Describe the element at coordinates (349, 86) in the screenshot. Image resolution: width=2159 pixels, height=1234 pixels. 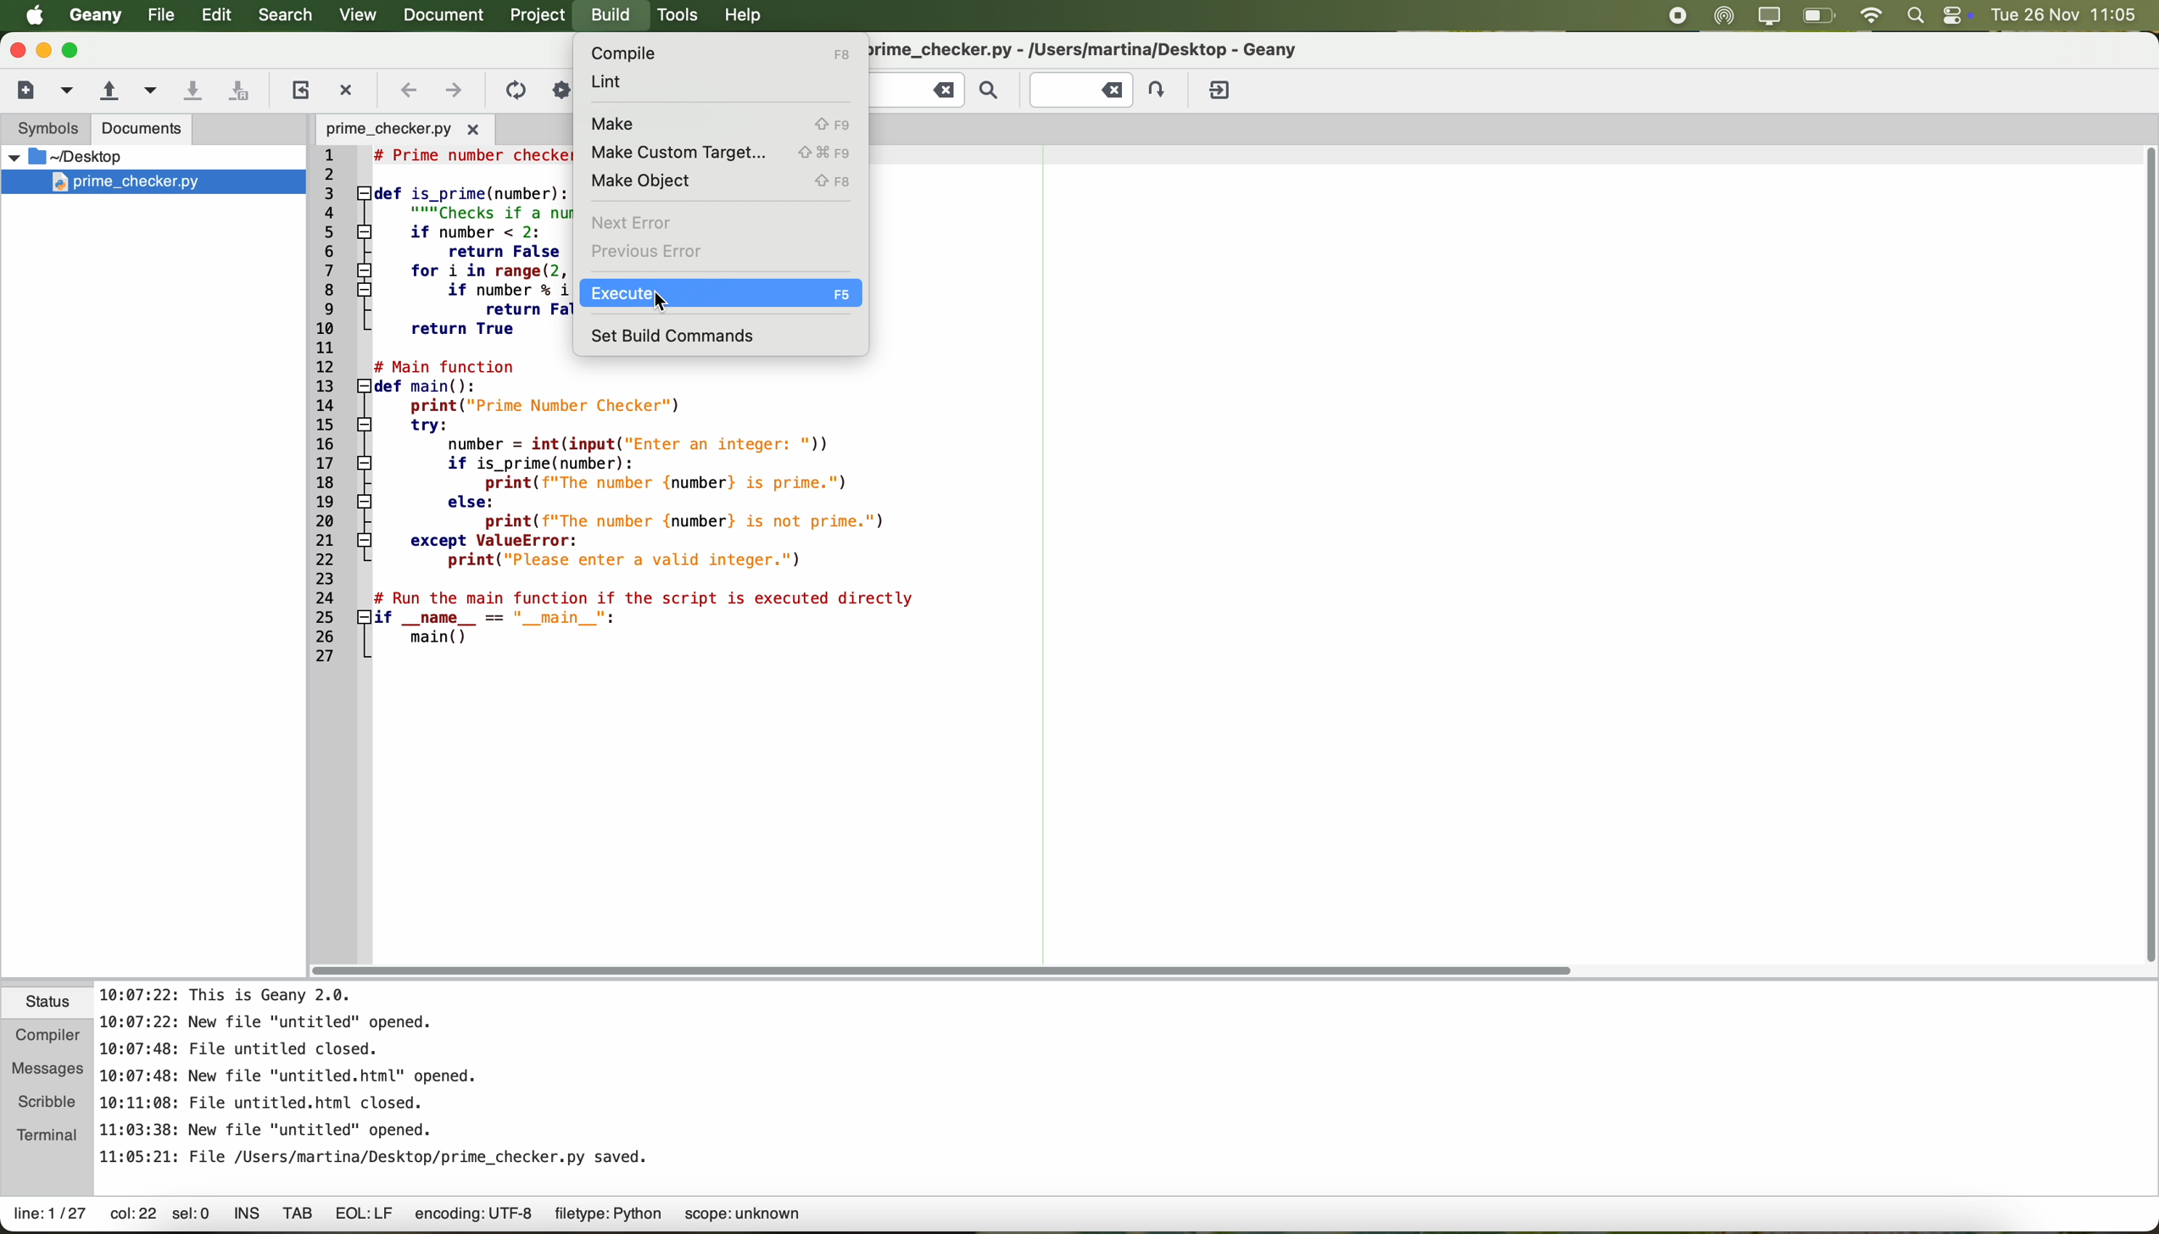
I see `close the current file` at that location.